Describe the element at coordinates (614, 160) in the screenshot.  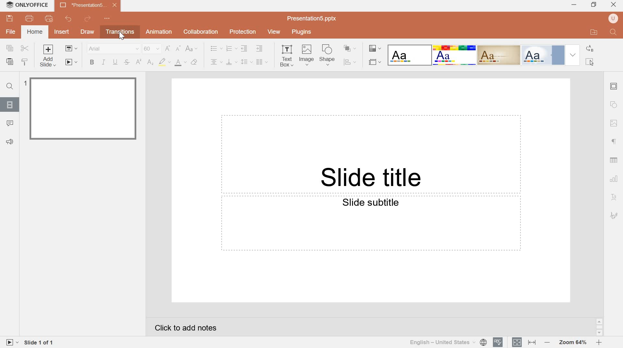
I see `Table settings` at that location.